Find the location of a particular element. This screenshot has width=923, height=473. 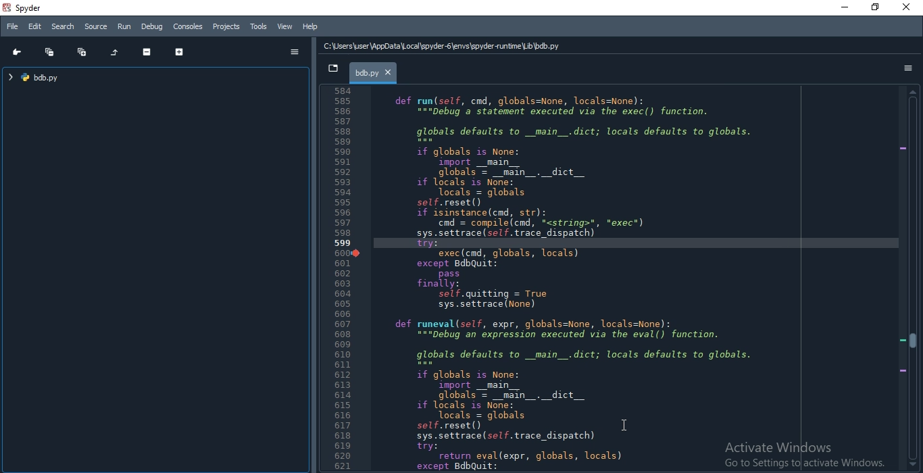

adjust pane is located at coordinates (314, 253).